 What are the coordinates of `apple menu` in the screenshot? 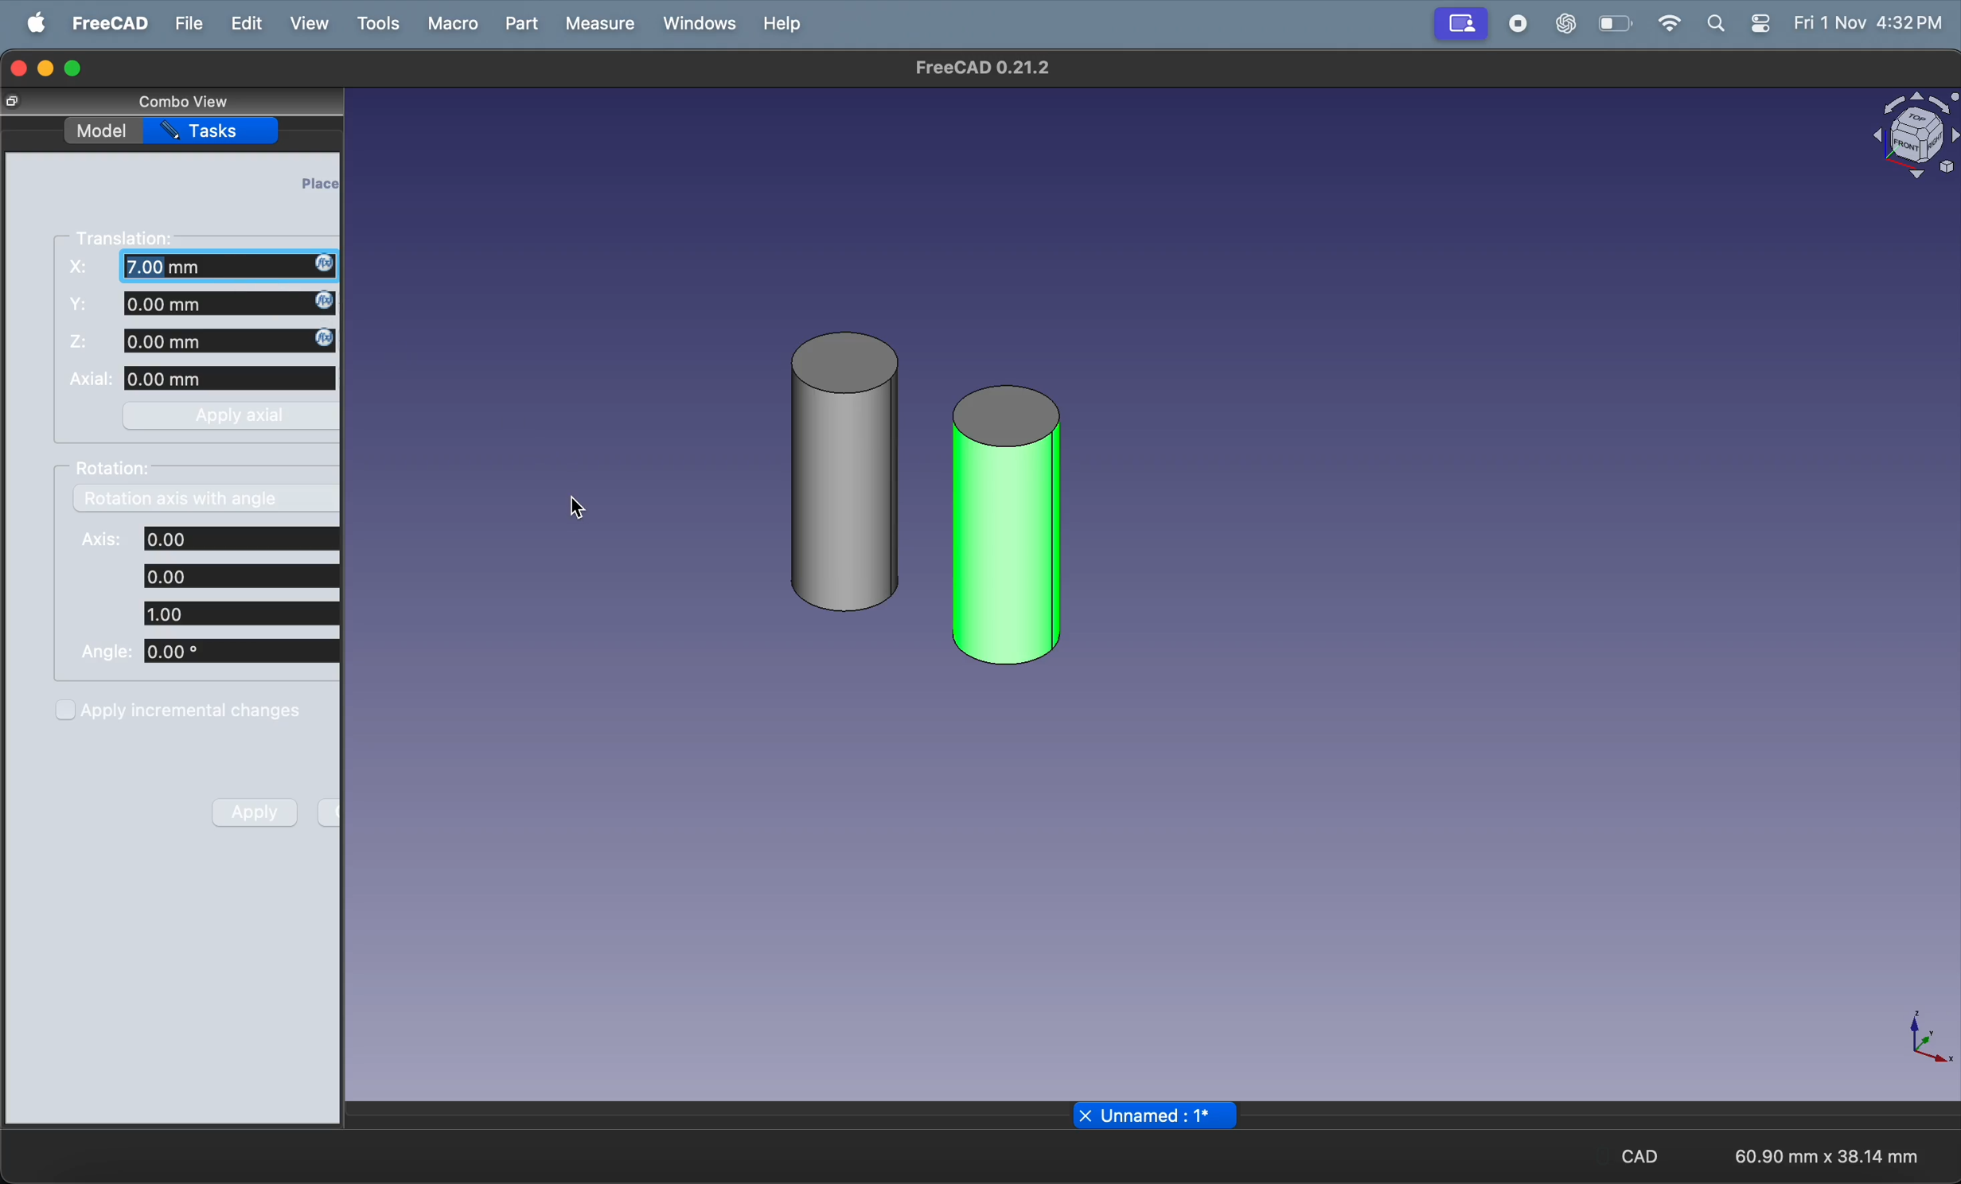 It's located at (29, 22).